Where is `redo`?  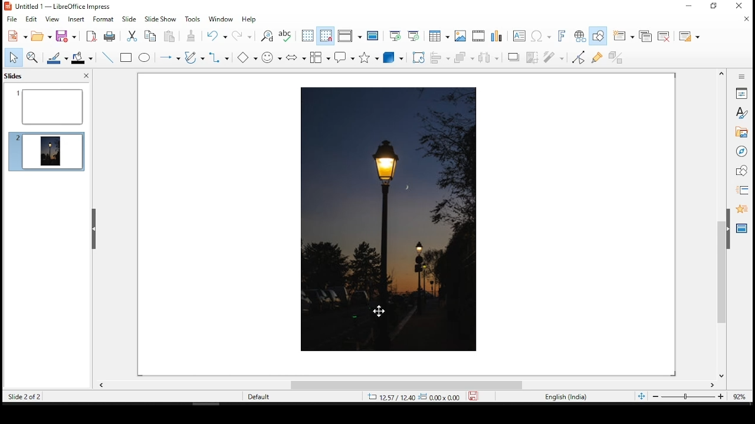
redo is located at coordinates (242, 35).